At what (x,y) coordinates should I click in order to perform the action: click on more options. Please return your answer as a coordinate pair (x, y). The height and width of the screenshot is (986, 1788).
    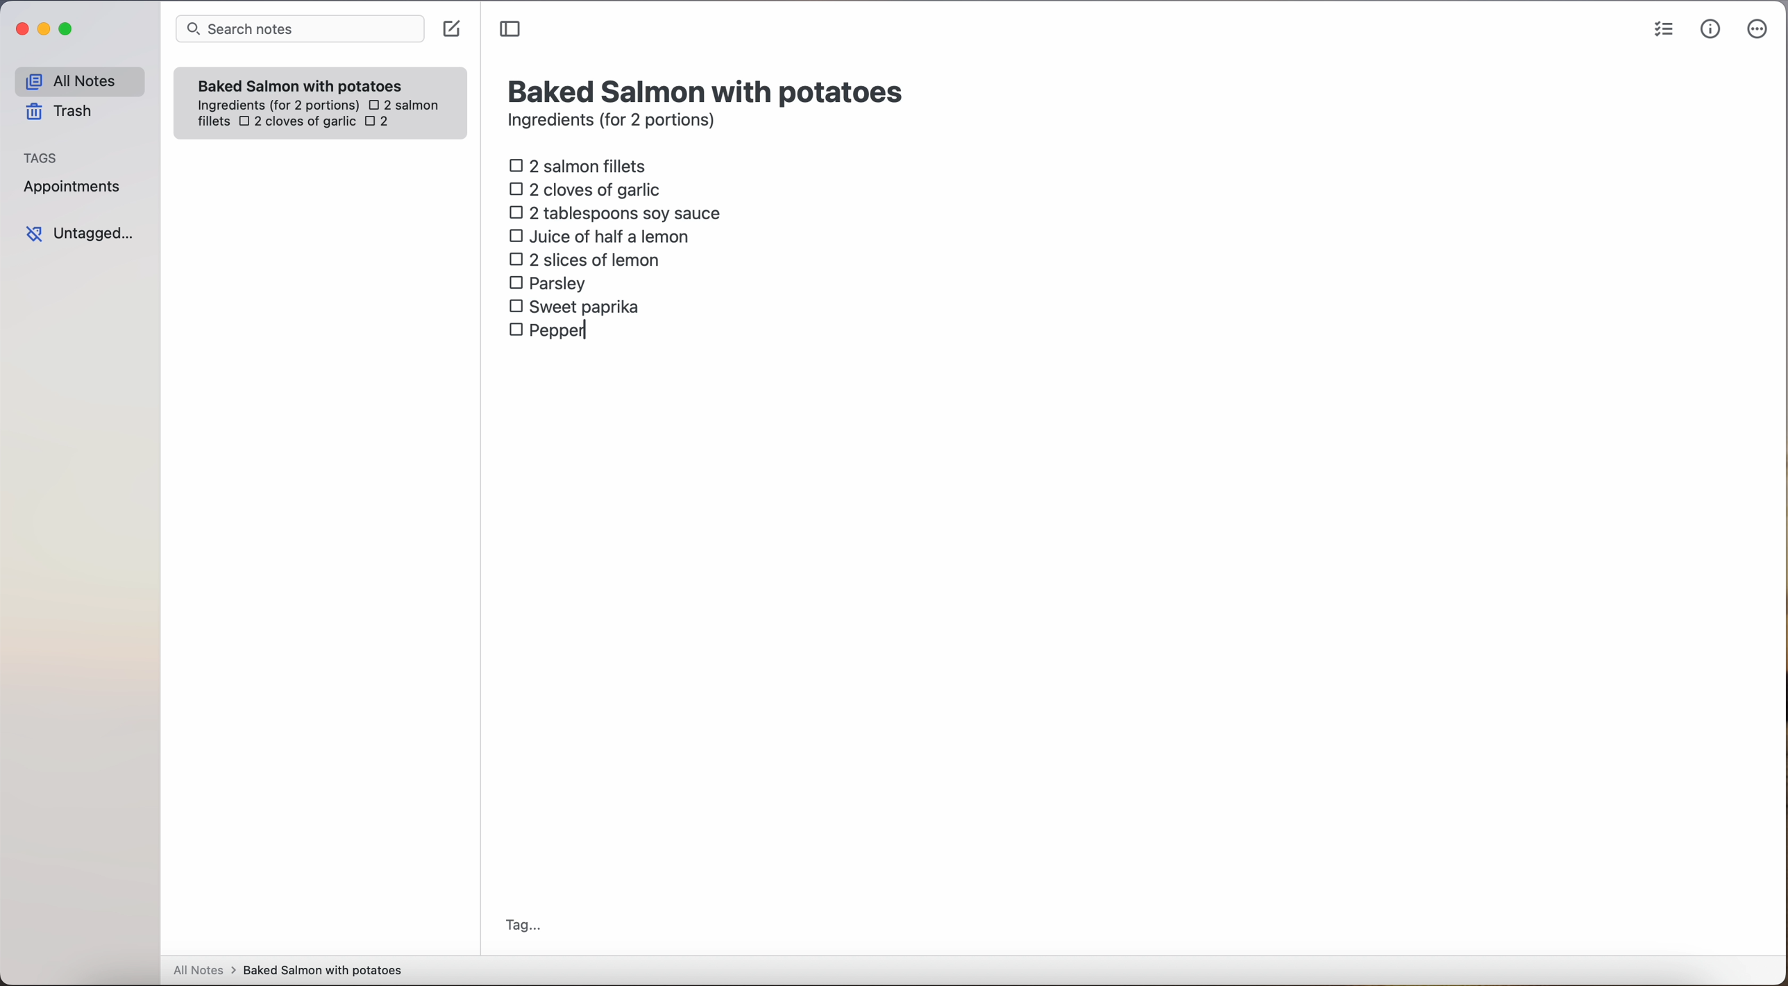
    Looking at the image, I should click on (1760, 30).